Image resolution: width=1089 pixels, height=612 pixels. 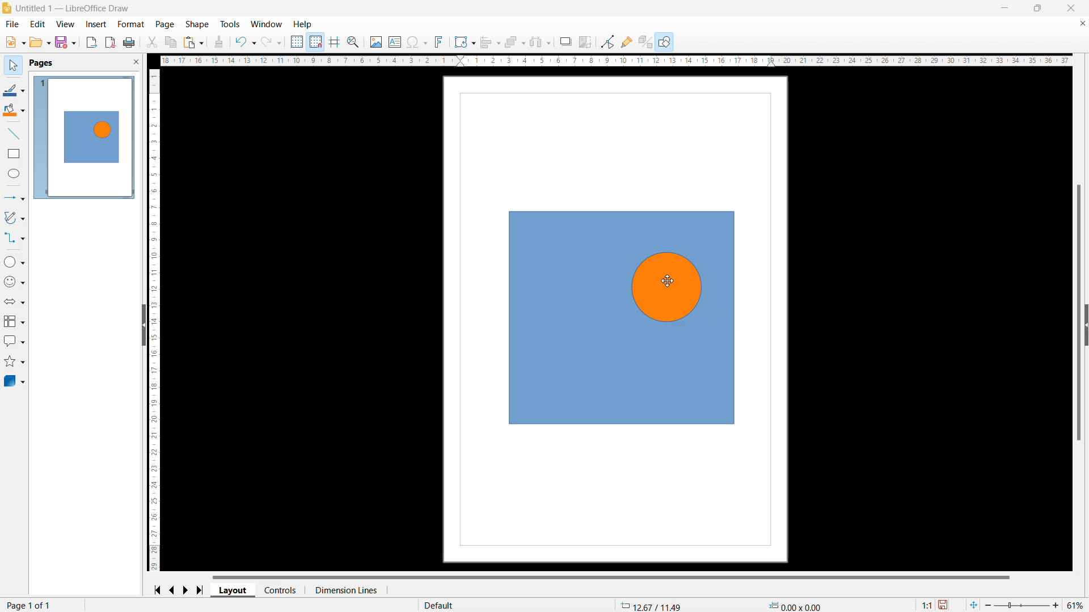 What do you see at coordinates (439, 42) in the screenshot?
I see `insert fontwork text` at bounding box center [439, 42].